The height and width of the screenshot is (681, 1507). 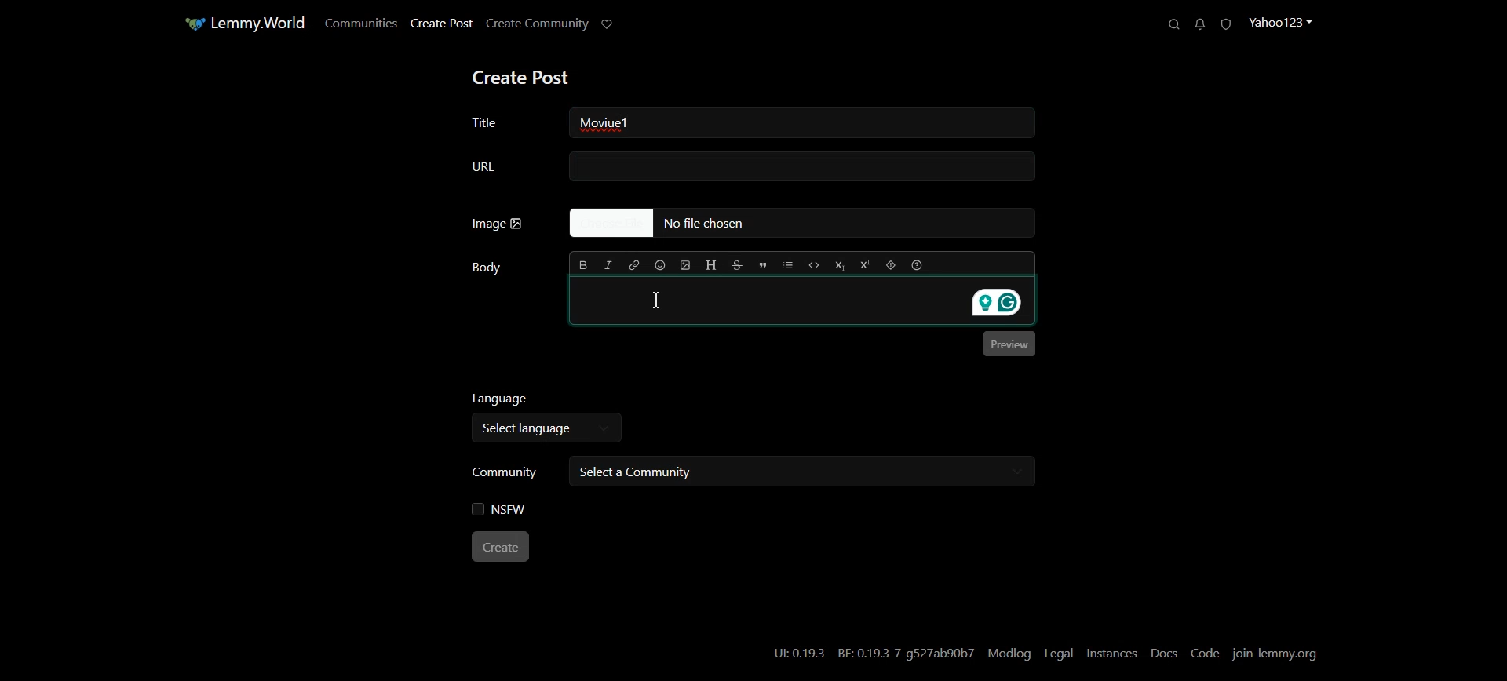 What do you see at coordinates (505, 470) in the screenshot?
I see `Community` at bounding box center [505, 470].